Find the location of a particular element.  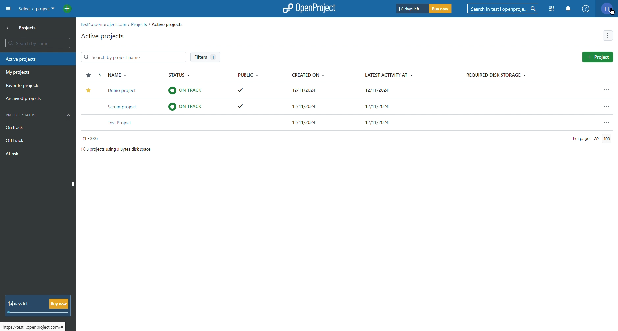

12/11/2024 is located at coordinates (379, 106).